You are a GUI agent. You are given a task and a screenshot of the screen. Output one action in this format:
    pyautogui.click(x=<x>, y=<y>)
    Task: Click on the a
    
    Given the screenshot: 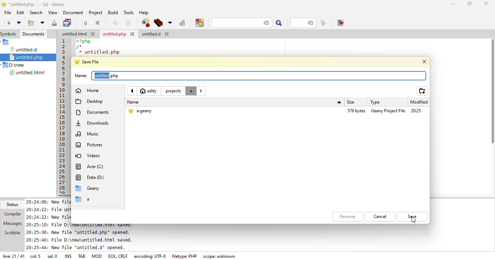 What is the action you would take?
    pyautogui.click(x=191, y=91)
    